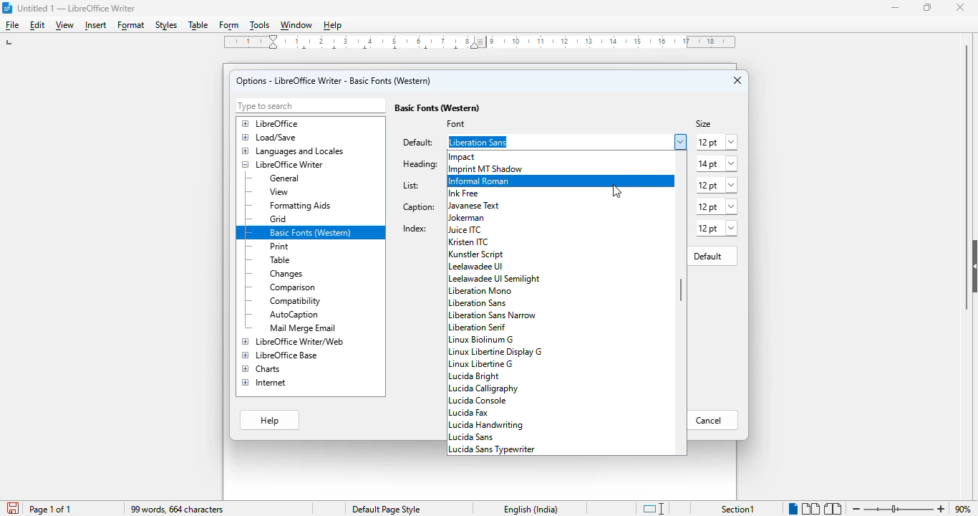 This screenshot has width=978, height=516. I want to click on center tab, so click(367, 51).